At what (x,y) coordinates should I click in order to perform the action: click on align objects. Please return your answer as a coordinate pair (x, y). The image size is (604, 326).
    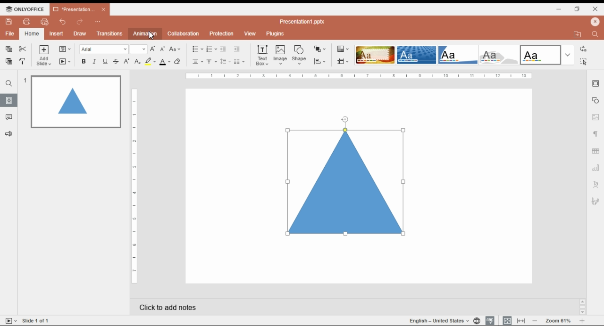
    Looking at the image, I should click on (320, 62).